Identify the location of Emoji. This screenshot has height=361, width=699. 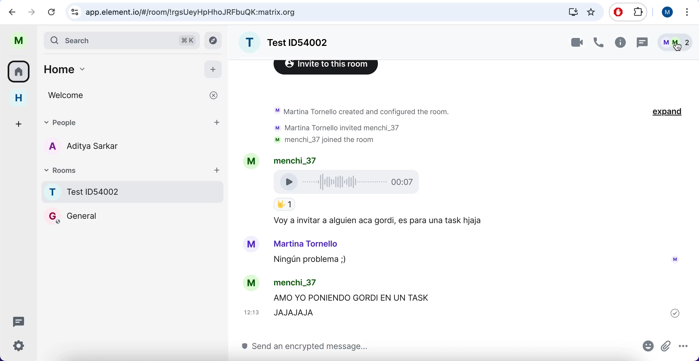
(283, 203).